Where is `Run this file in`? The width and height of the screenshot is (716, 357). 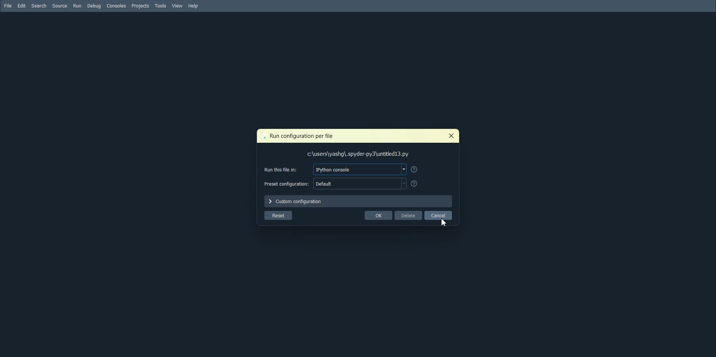 Run this file in is located at coordinates (334, 169).